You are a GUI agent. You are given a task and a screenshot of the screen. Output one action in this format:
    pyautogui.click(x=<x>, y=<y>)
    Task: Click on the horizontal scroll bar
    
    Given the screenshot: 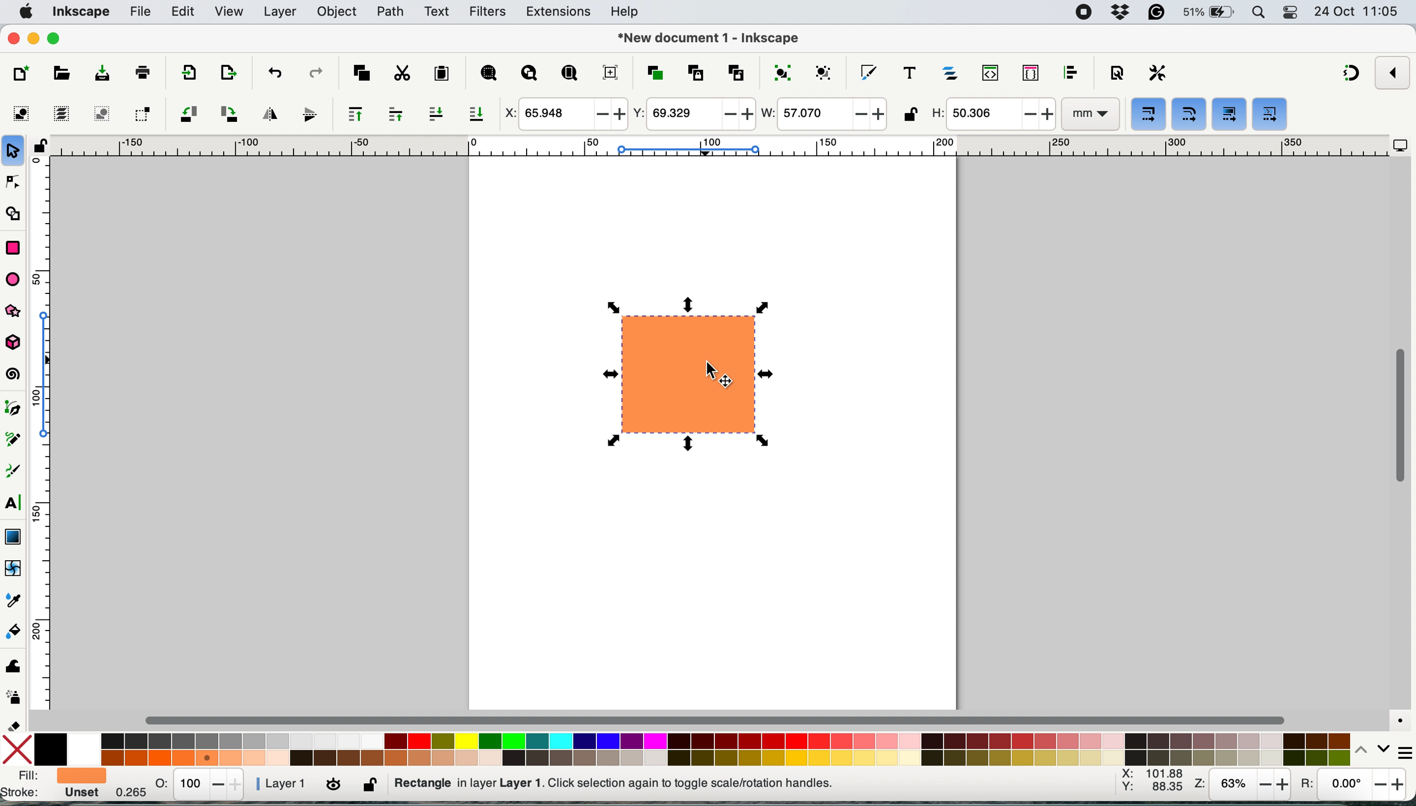 What is the action you would take?
    pyautogui.click(x=718, y=720)
    